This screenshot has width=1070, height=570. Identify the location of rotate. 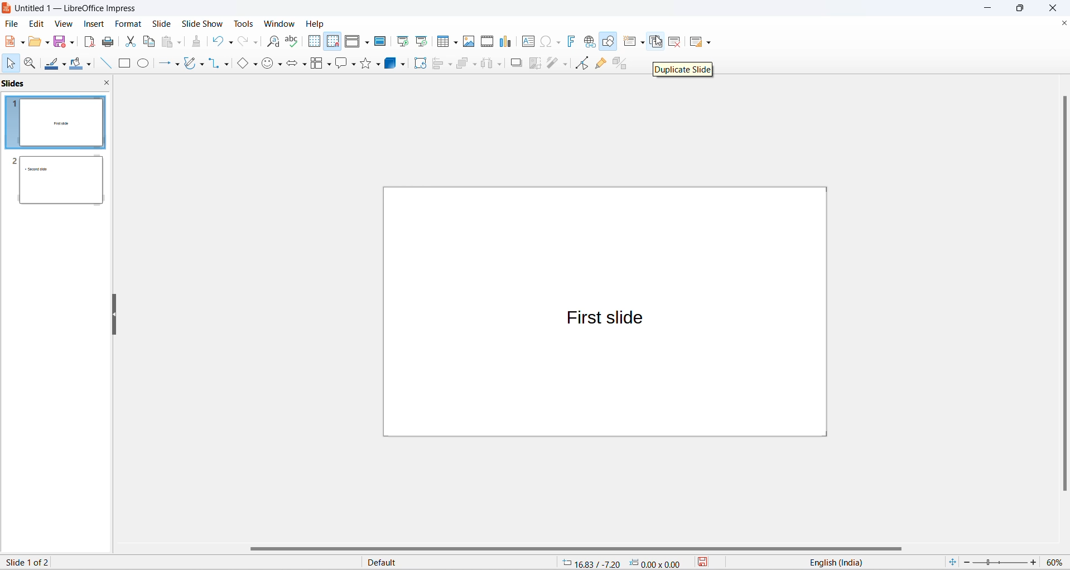
(421, 64).